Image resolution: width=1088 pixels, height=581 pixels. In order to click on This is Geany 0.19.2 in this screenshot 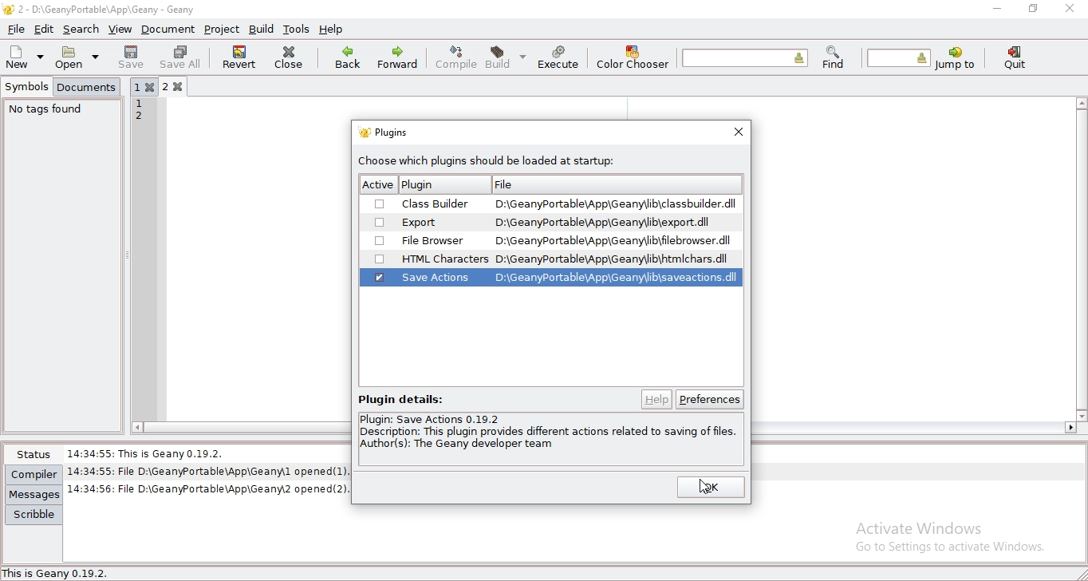, I will do `click(61, 573)`.